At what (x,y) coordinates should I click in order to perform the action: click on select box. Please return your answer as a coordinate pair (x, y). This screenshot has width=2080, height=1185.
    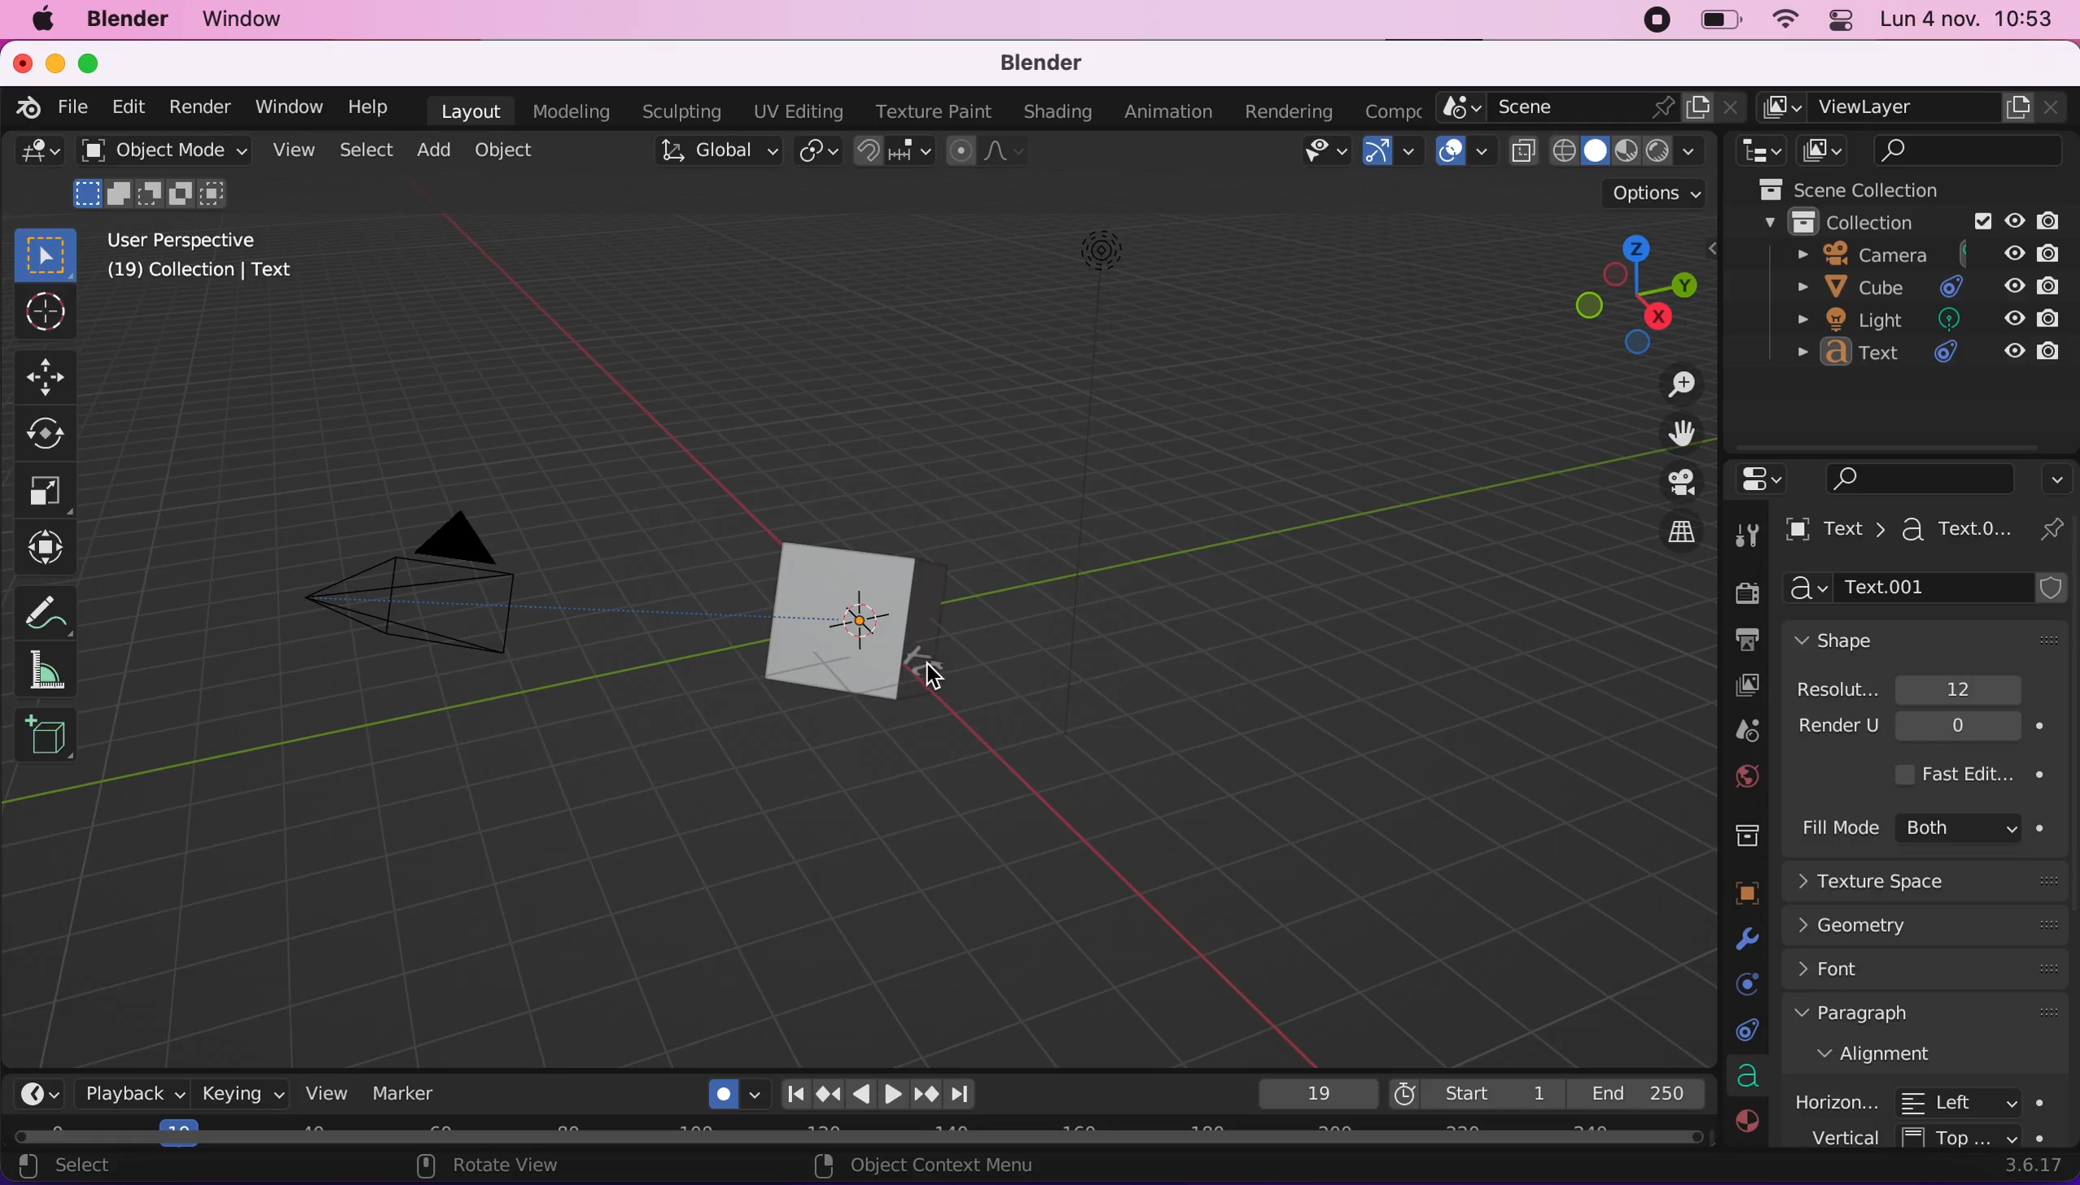
    Looking at the image, I should click on (46, 252).